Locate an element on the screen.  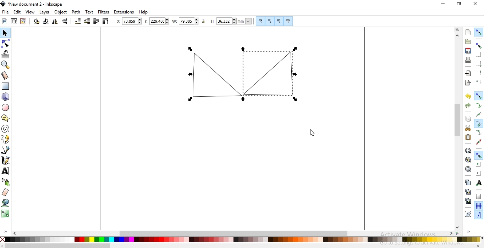
snap guide is located at coordinates (479, 215).